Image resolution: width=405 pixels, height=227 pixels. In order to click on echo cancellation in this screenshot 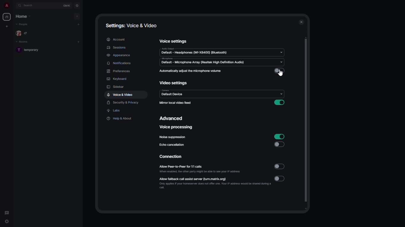, I will do `click(172, 145)`.